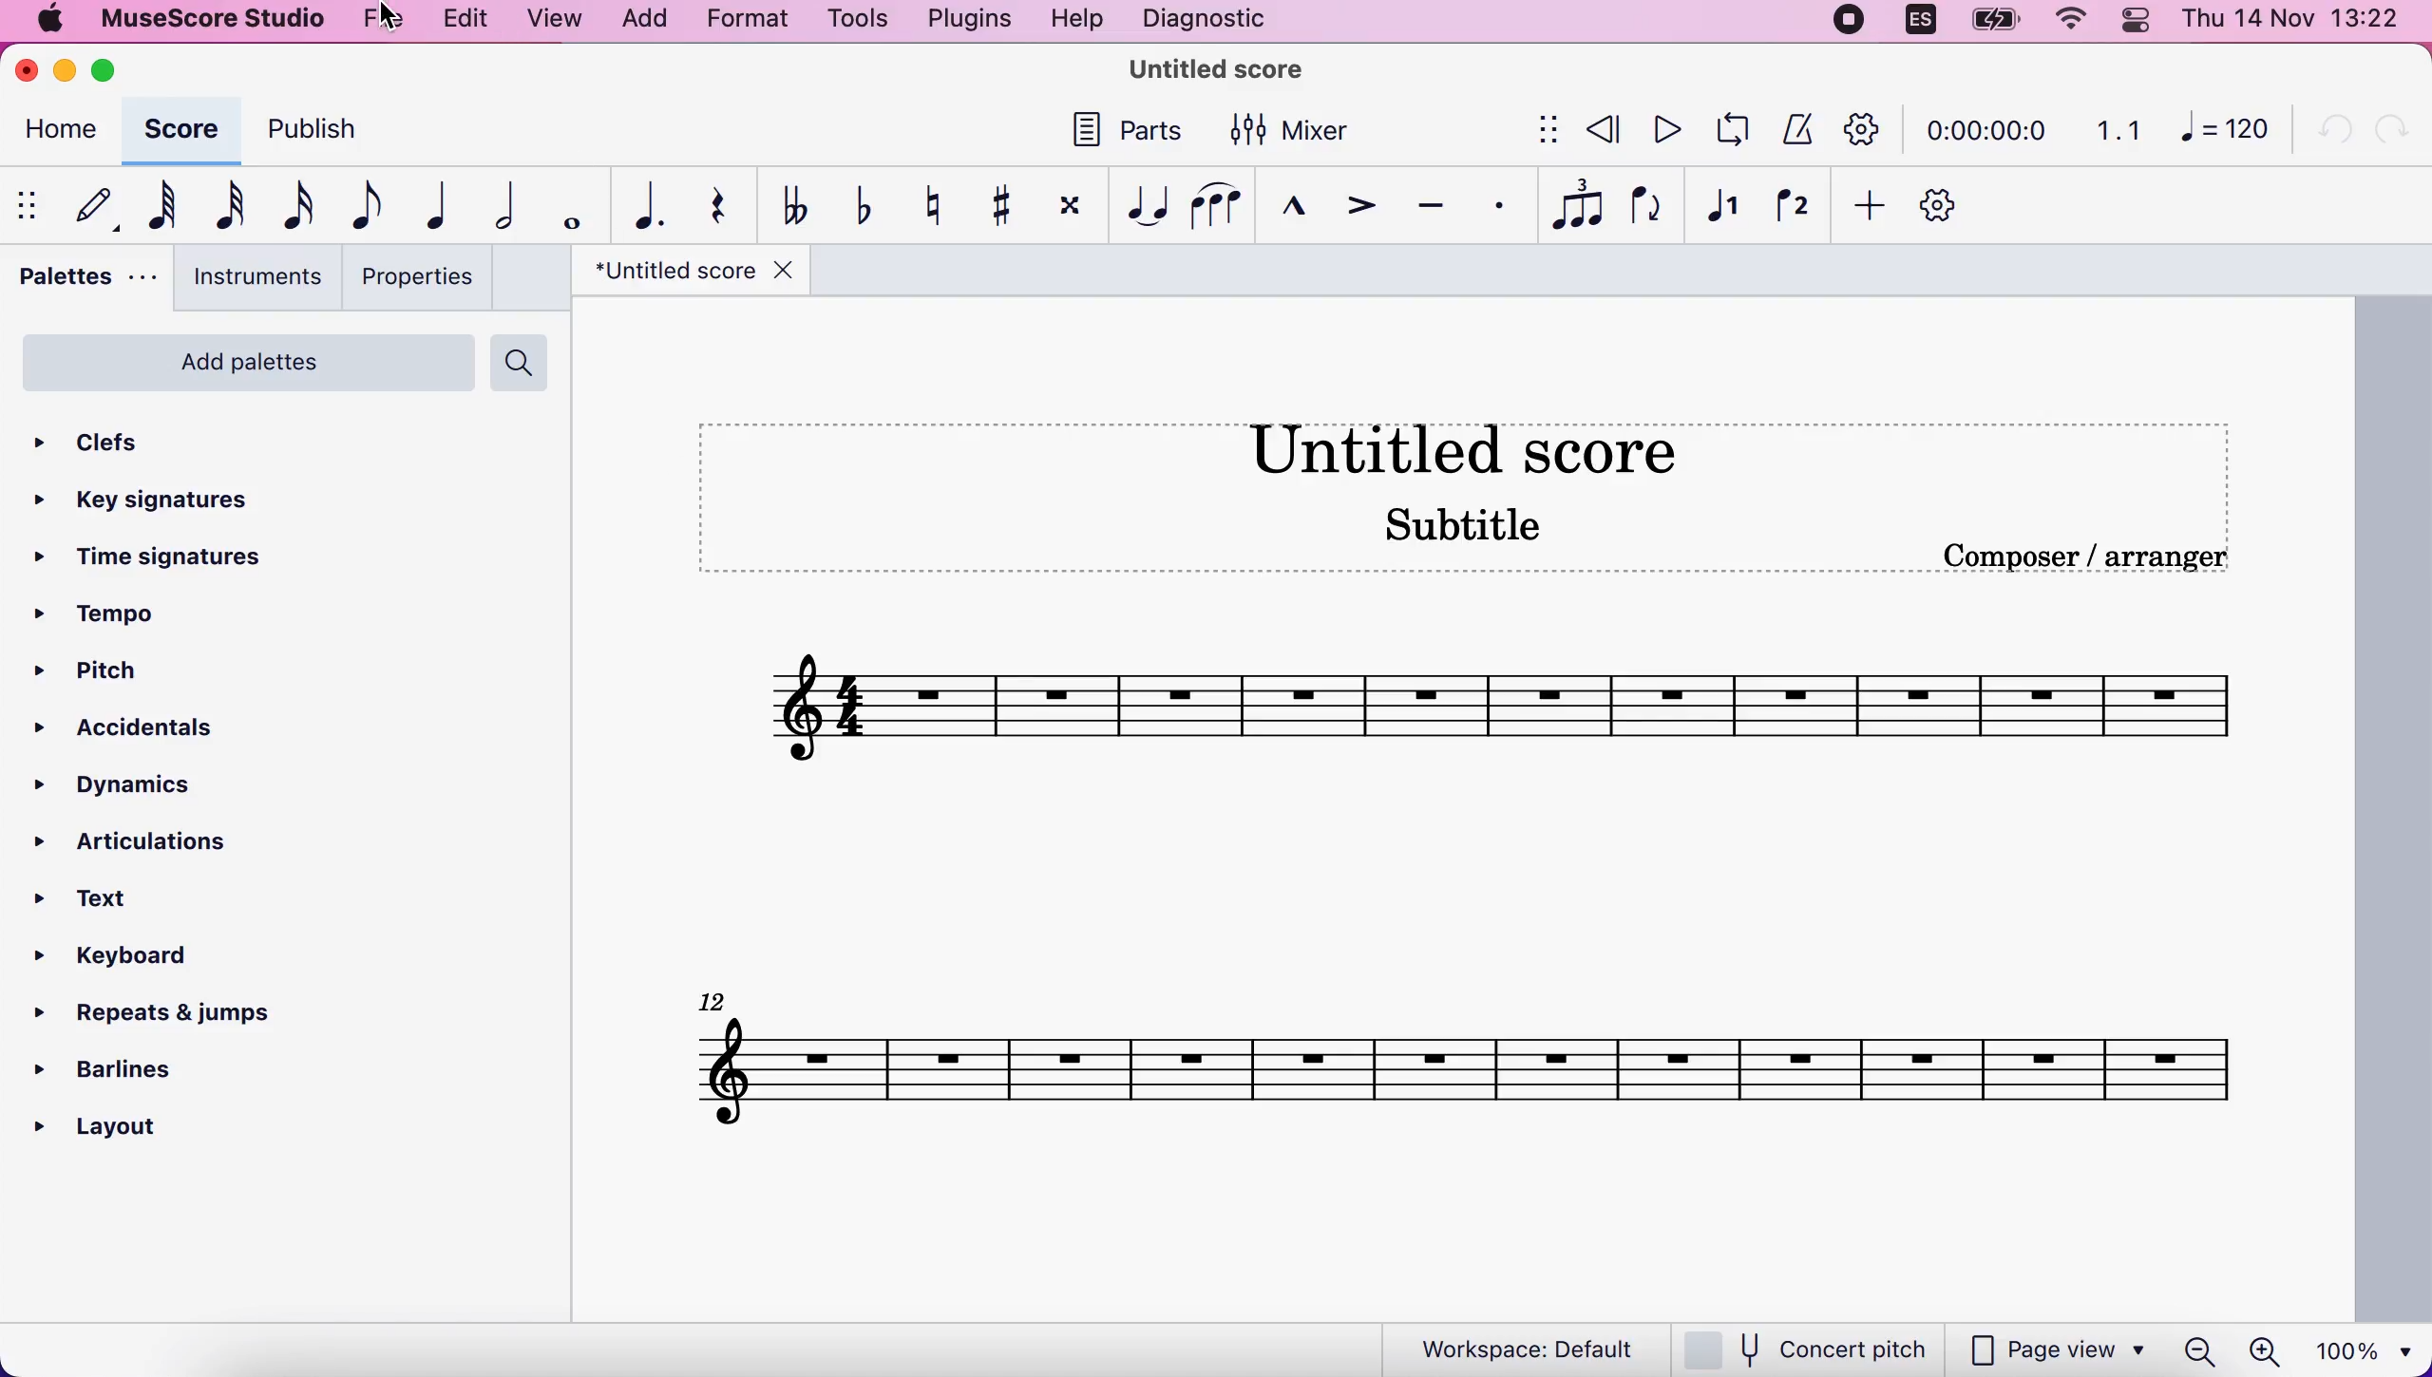 Image resolution: width=2432 pixels, height=1377 pixels. What do you see at coordinates (859, 207) in the screenshot?
I see `toggle flat` at bounding box center [859, 207].